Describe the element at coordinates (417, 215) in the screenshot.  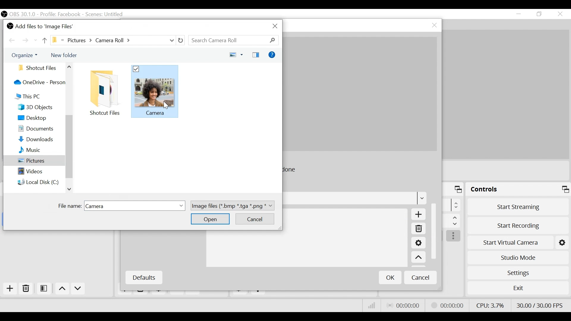
I see `Add` at that location.